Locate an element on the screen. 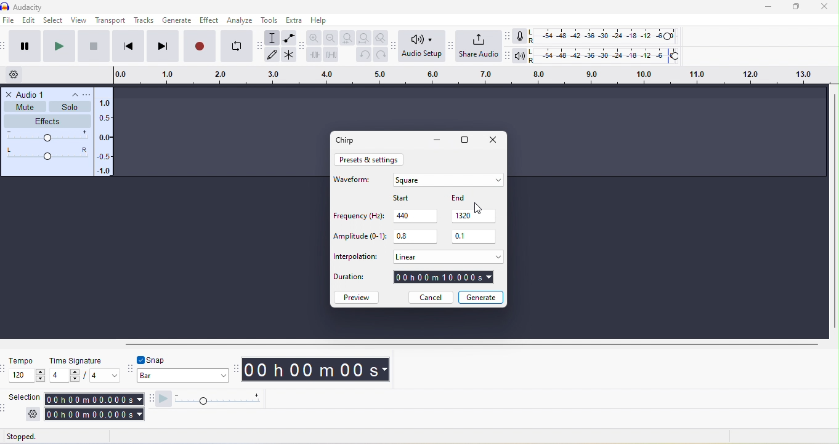 The image size is (839, 444). snap is located at coordinates (163, 359).